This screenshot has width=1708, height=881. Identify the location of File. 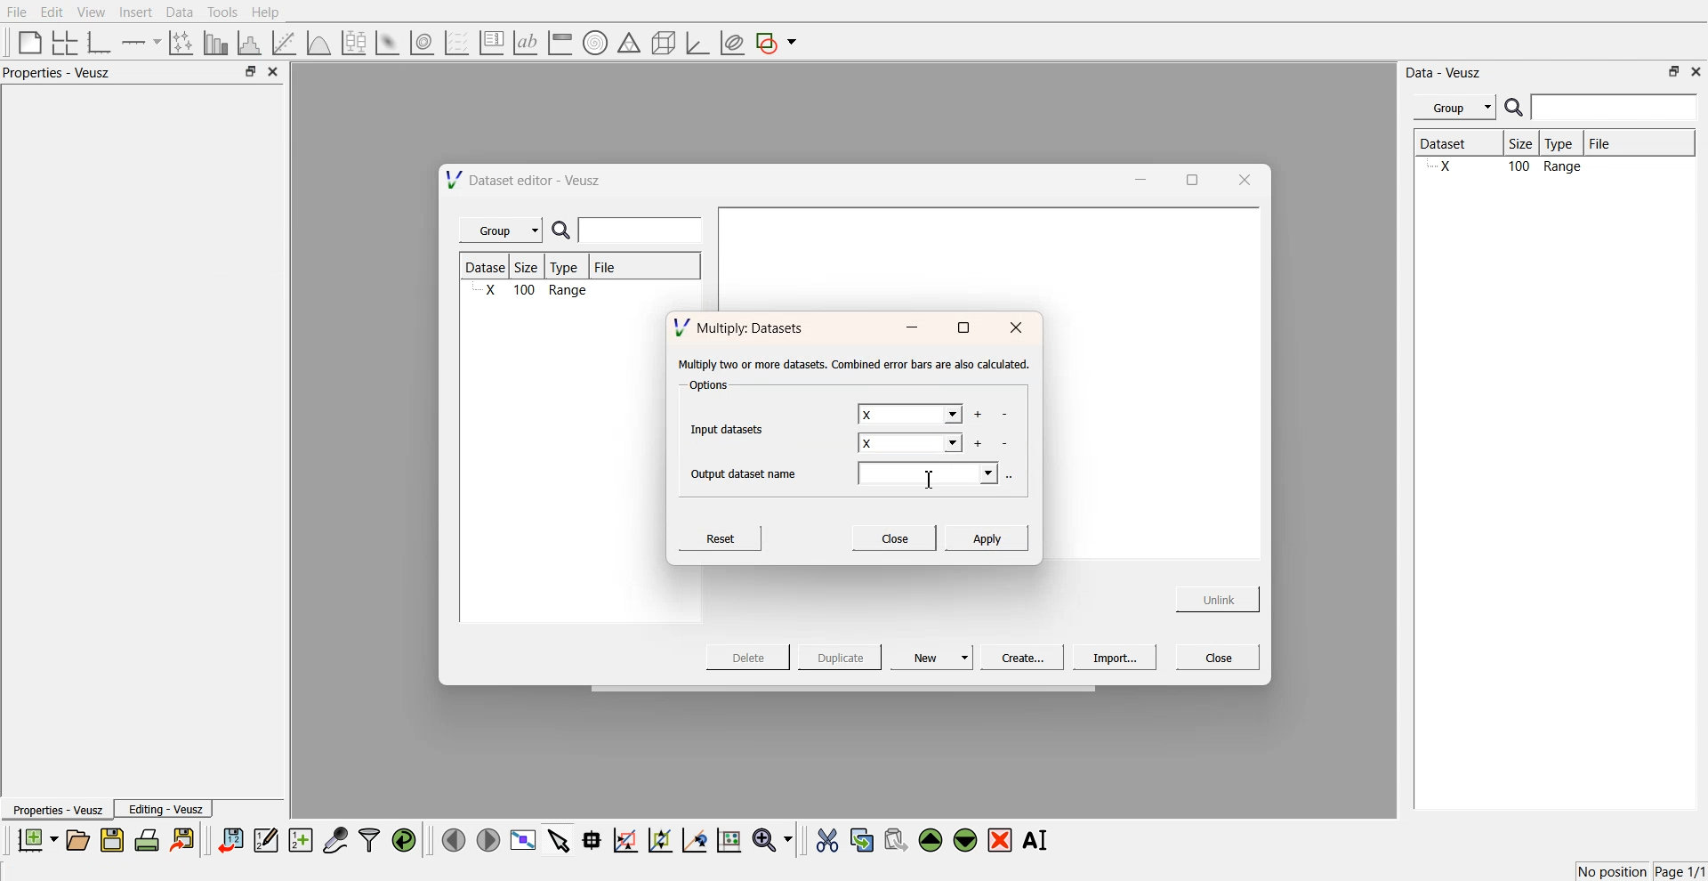
(607, 270).